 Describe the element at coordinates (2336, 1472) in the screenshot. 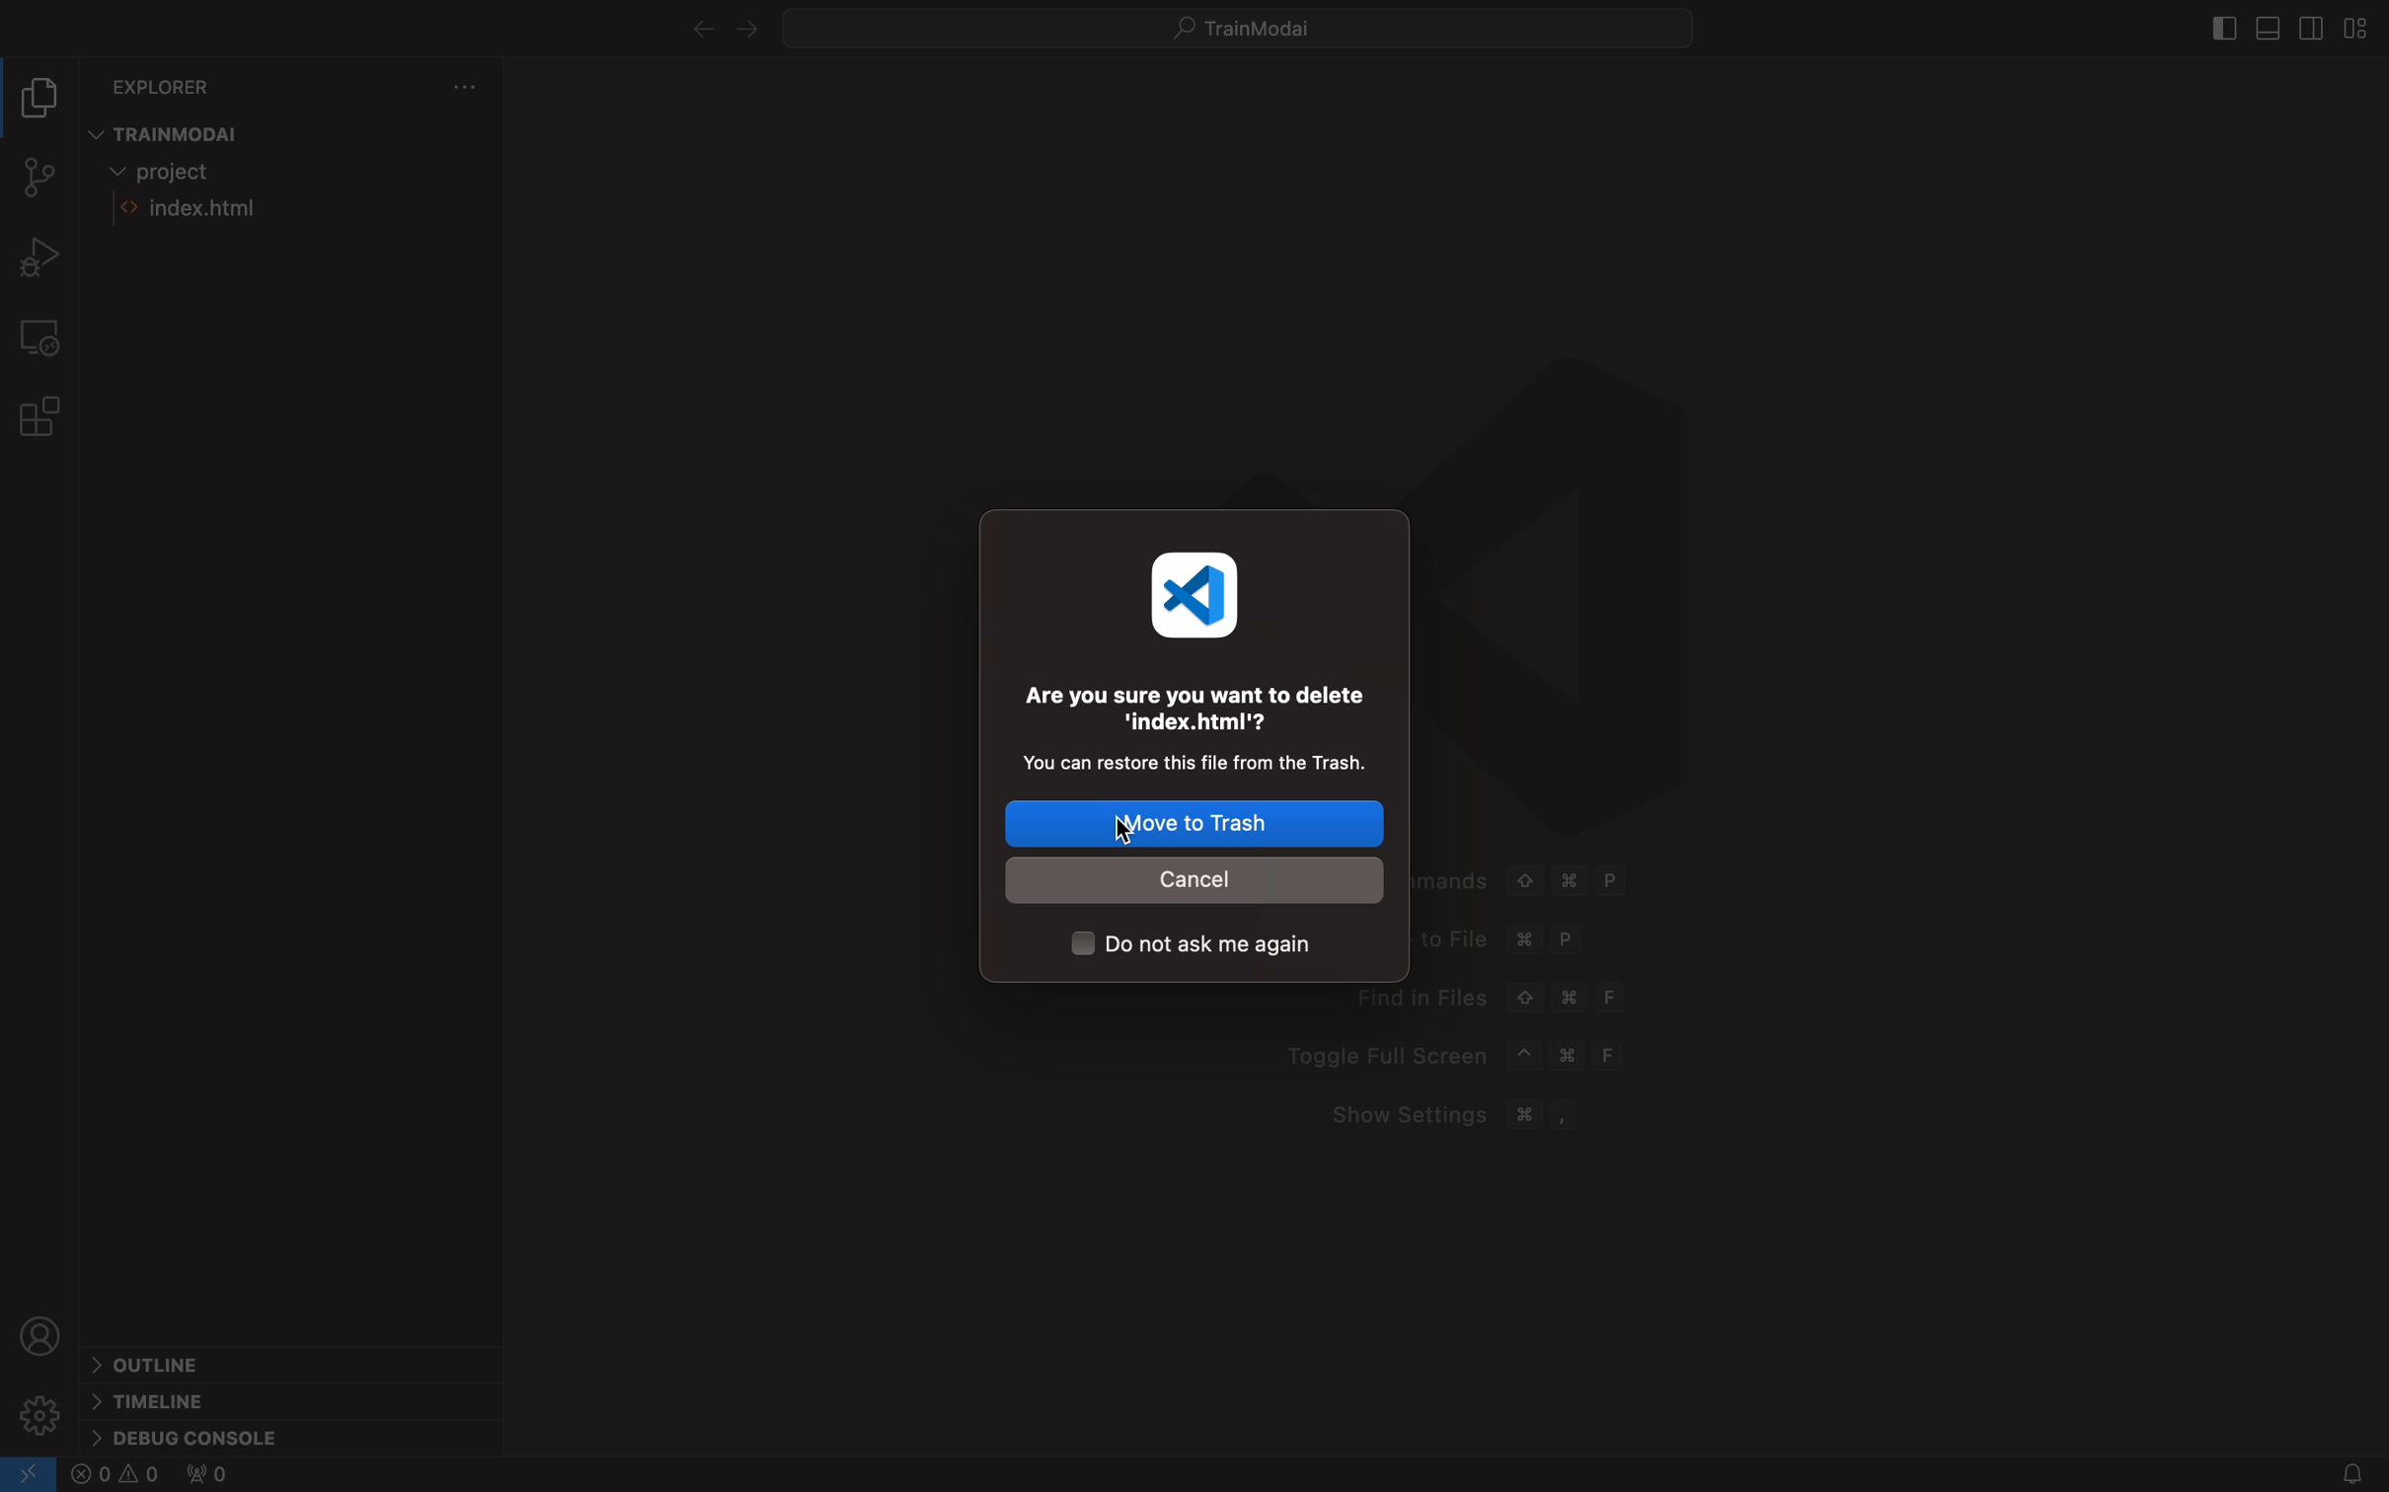

I see `notification` at that location.